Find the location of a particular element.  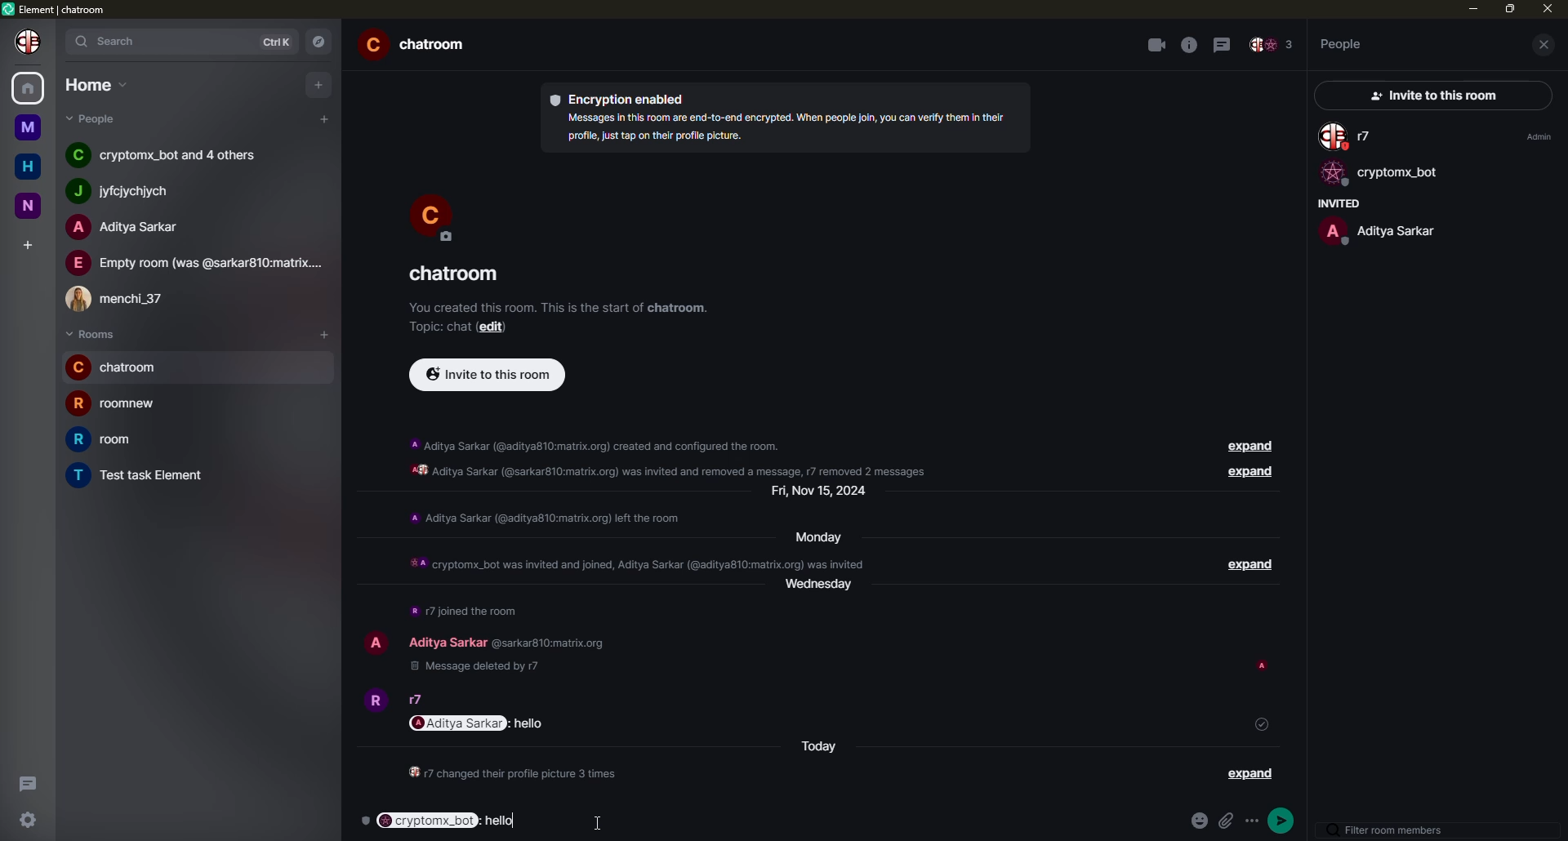

info is located at coordinates (511, 772).